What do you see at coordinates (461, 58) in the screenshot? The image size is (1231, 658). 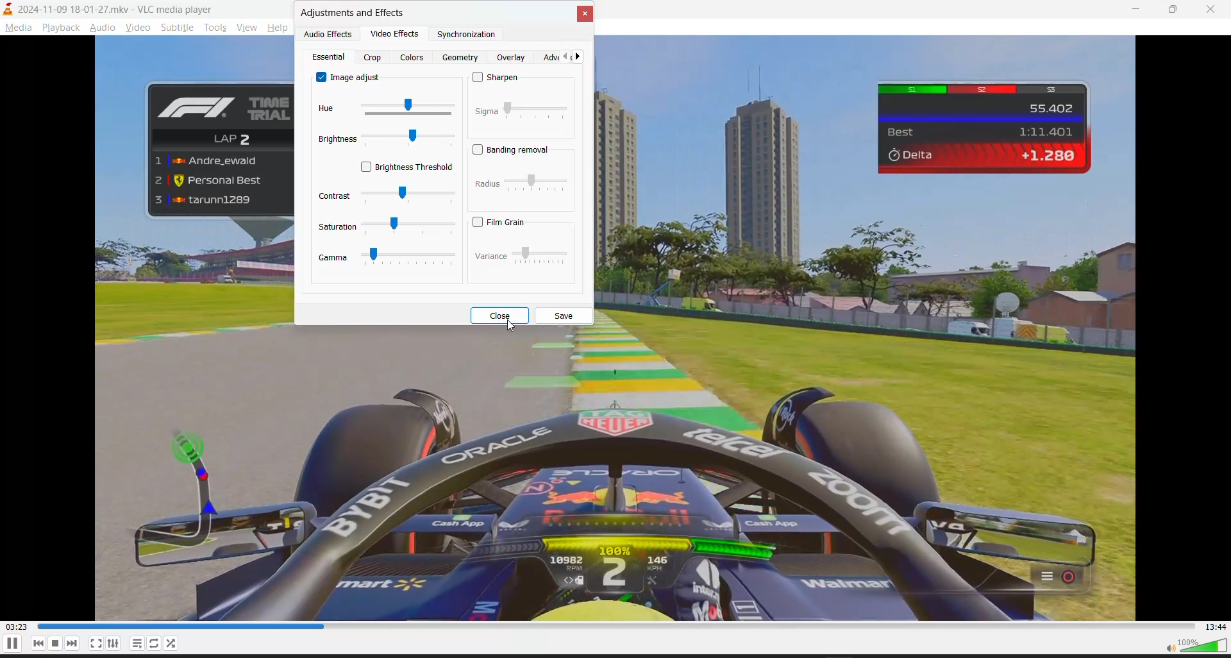 I see `geometry` at bounding box center [461, 58].